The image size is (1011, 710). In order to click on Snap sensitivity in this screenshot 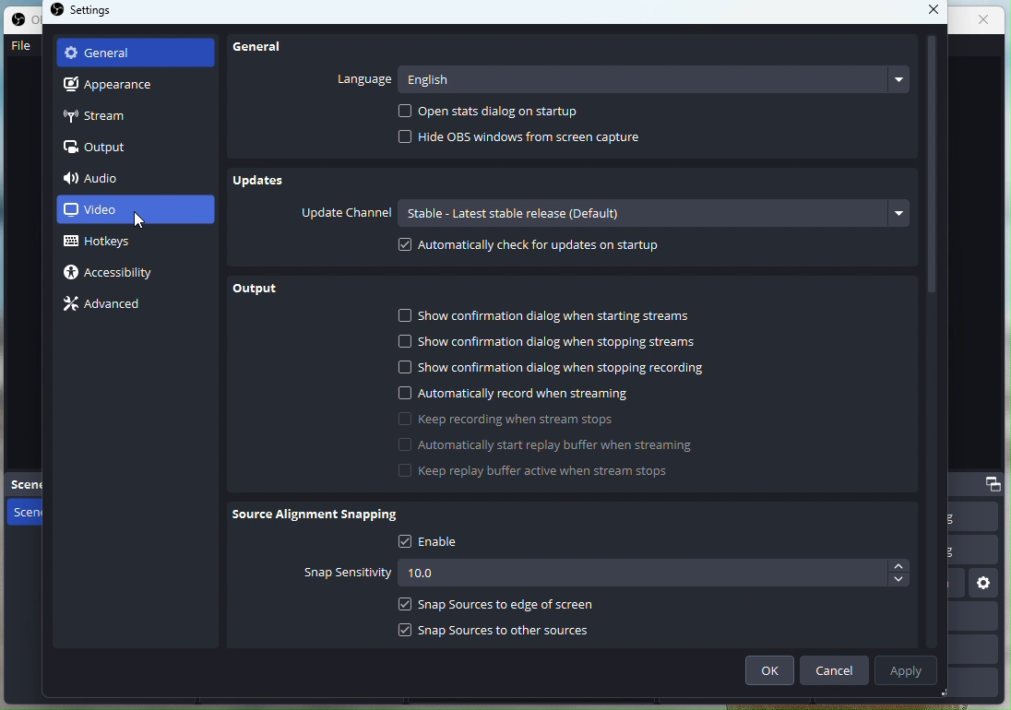, I will do `click(345, 572)`.